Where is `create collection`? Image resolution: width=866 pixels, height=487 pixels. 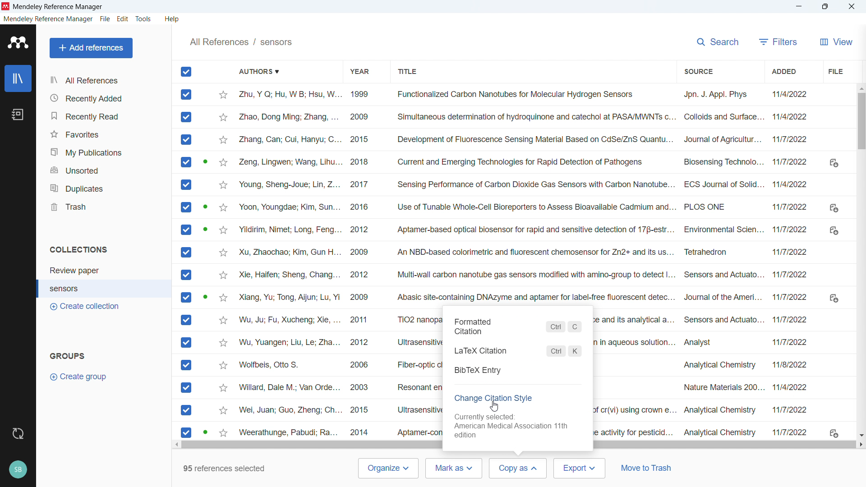
create collection is located at coordinates (87, 307).